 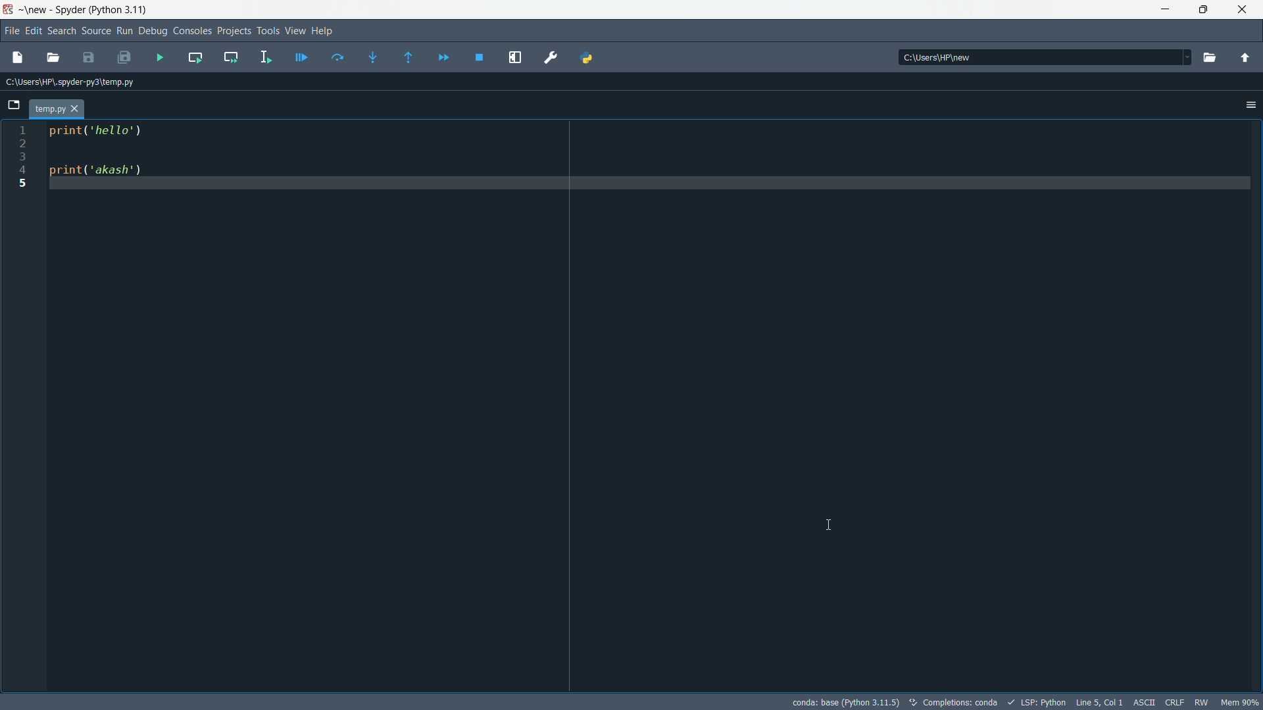 What do you see at coordinates (193, 31) in the screenshot?
I see `consoles menu` at bounding box center [193, 31].